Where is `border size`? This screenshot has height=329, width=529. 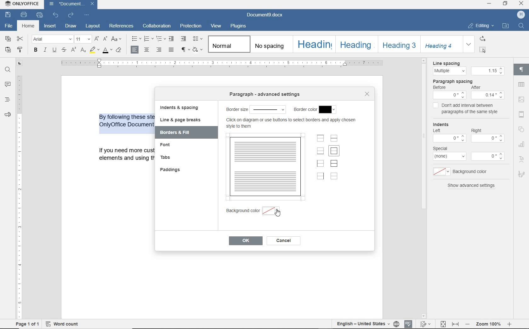
border size is located at coordinates (236, 109).